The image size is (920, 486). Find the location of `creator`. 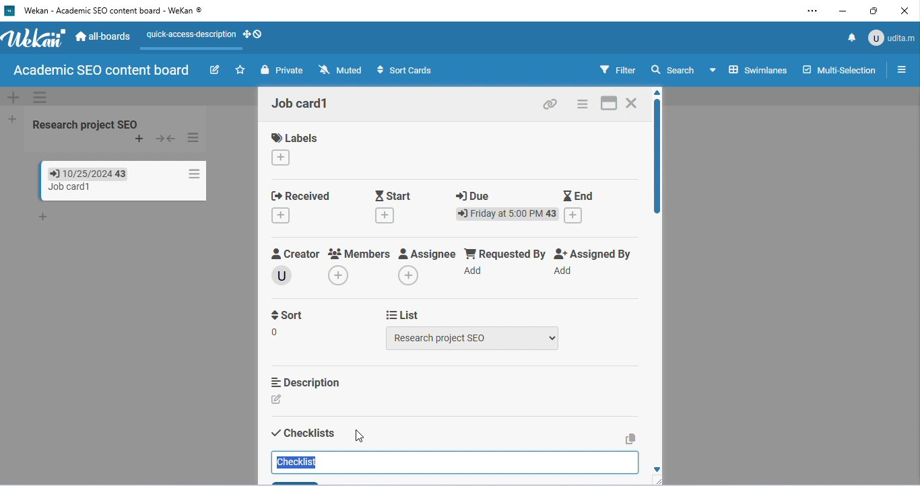

creator is located at coordinates (296, 254).